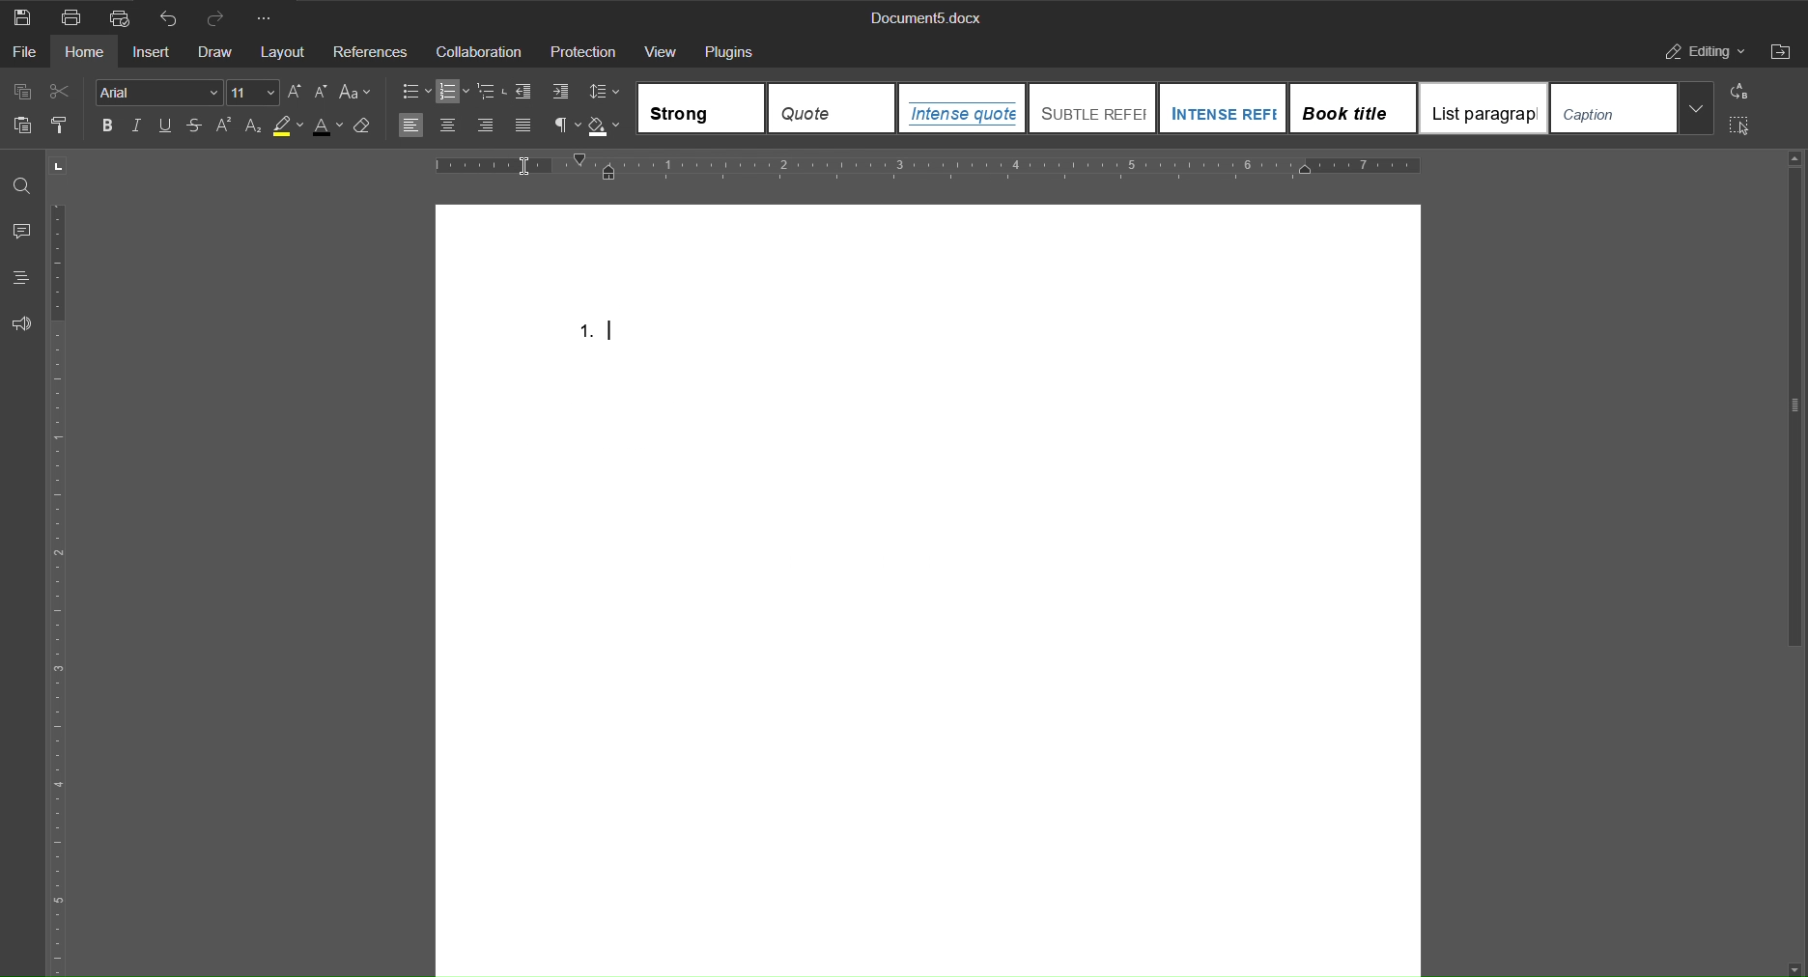 Image resolution: width=1808 pixels, height=977 pixels. Describe the element at coordinates (291, 125) in the screenshot. I see `Highlight` at that location.